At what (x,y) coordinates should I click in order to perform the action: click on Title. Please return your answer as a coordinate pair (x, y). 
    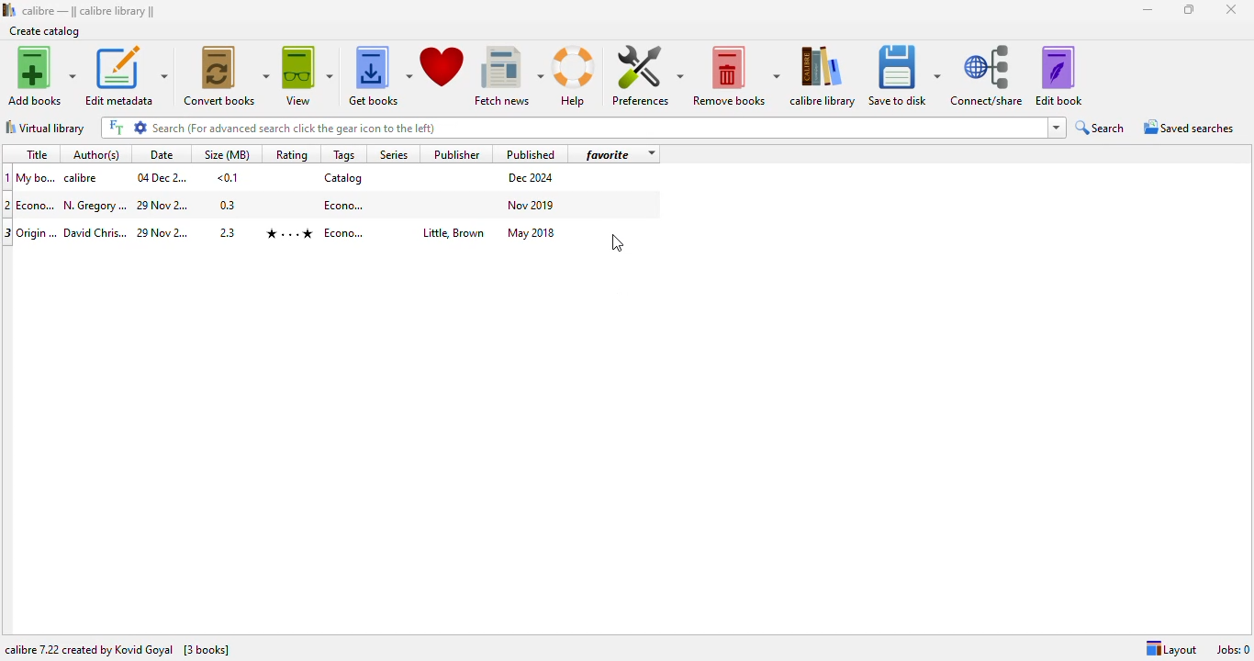
    Looking at the image, I should click on (37, 177).